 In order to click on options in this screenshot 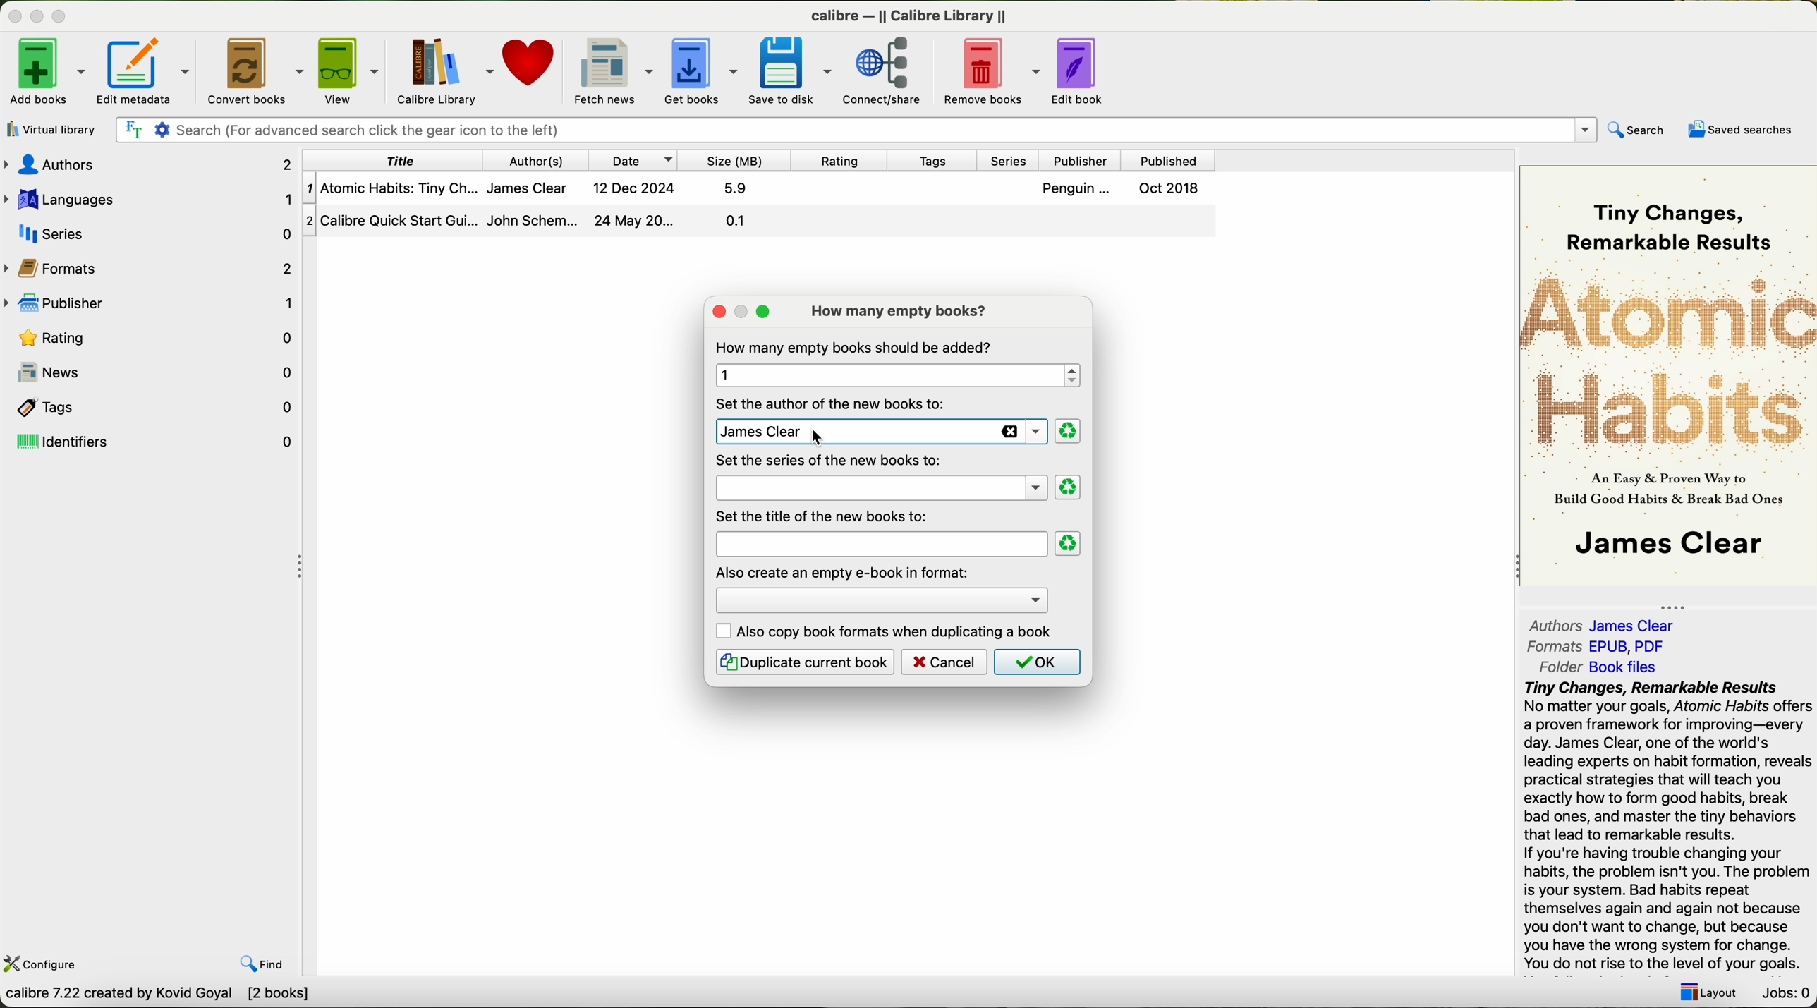, I will do `click(880, 597)`.